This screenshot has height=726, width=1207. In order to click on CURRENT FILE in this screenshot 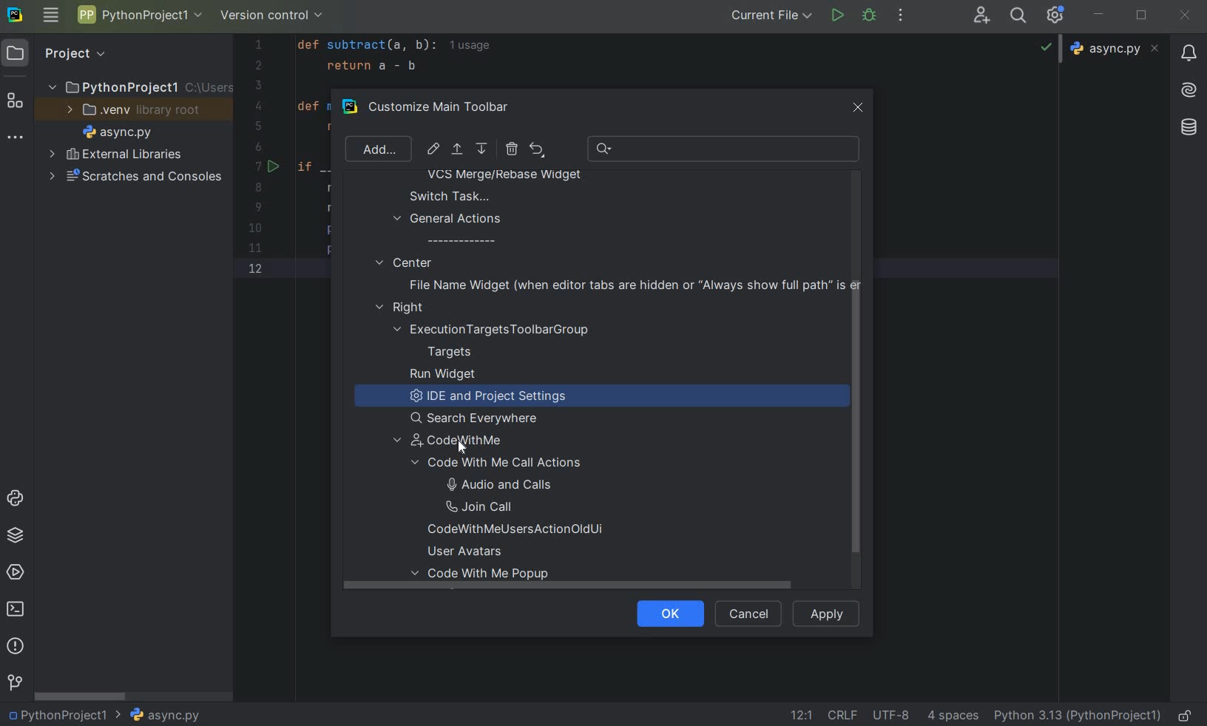, I will do `click(771, 15)`.